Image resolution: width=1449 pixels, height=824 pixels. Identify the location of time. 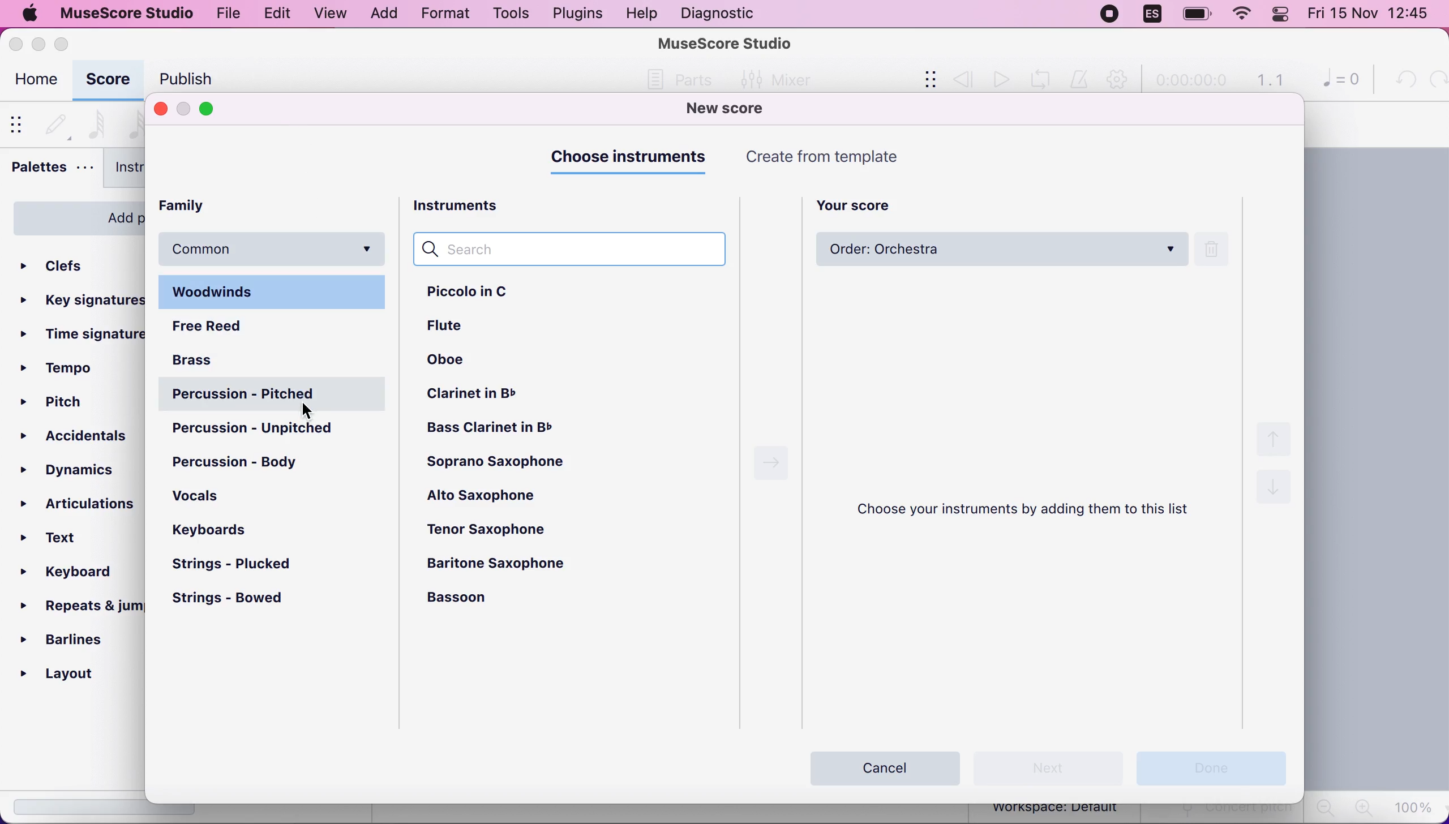
(1190, 81).